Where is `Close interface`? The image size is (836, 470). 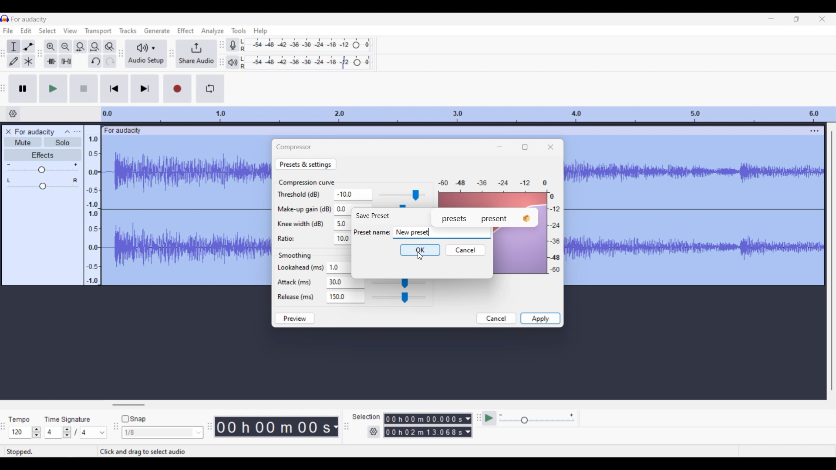 Close interface is located at coordinates (823, 19).